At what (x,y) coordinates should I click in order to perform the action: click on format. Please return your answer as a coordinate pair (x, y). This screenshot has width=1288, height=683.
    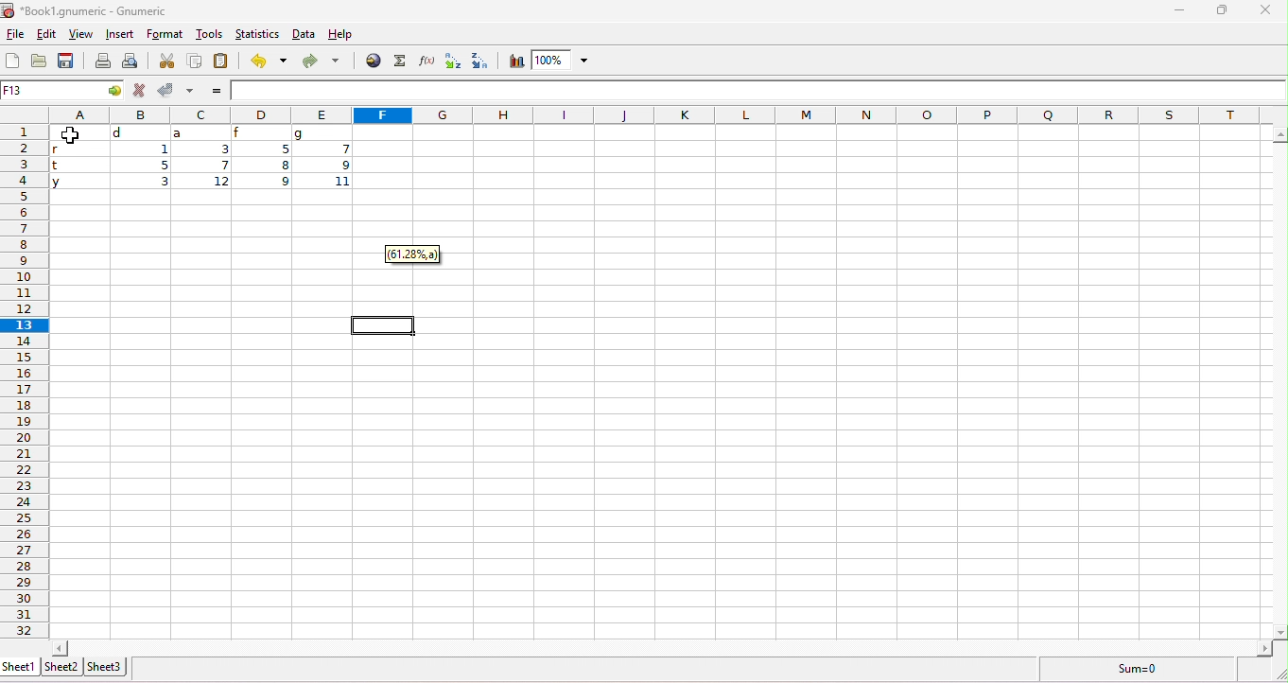
    Looking at the image, I should click on (165, 34).